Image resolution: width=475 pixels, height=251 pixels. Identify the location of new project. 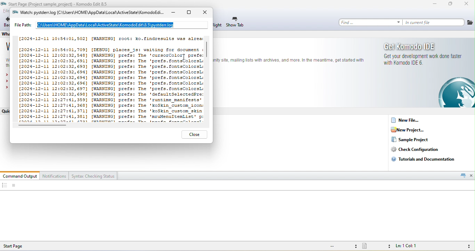
(412, 130).